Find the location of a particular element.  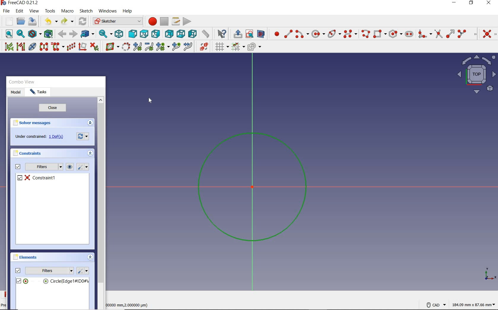

front is located at coordinates (132, 33).